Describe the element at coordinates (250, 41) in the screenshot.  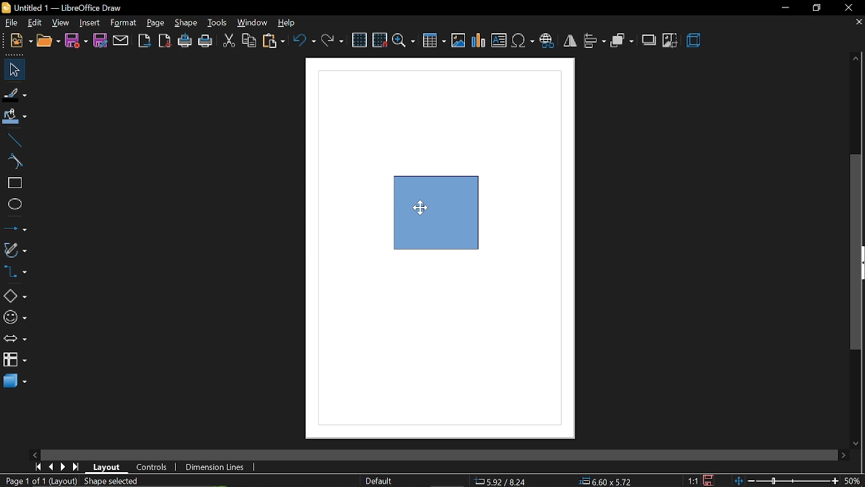
I see `copy` at that location.